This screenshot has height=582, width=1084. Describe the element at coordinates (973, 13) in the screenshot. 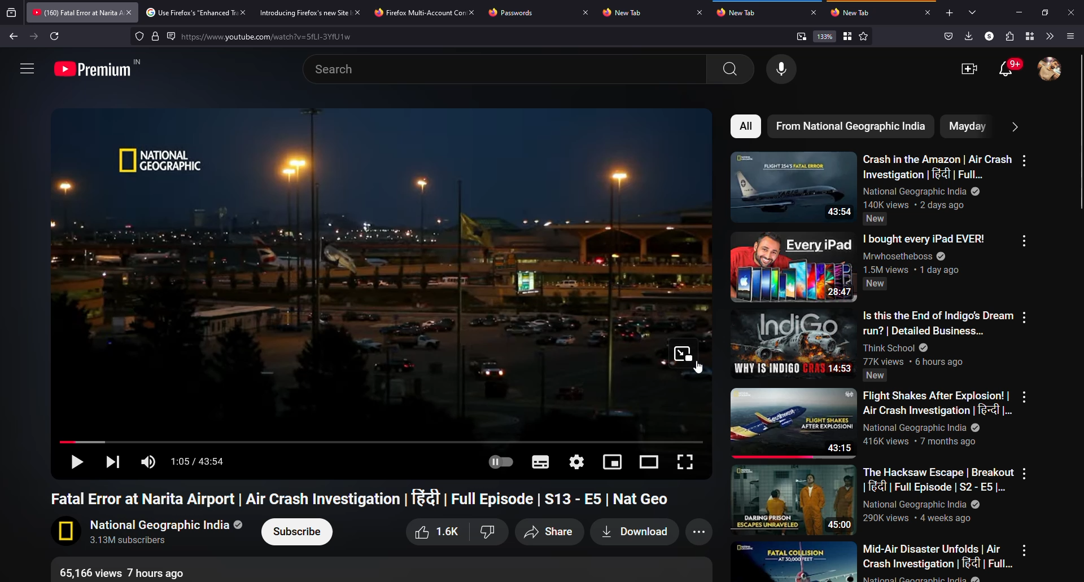

I see `tabs` at that location.